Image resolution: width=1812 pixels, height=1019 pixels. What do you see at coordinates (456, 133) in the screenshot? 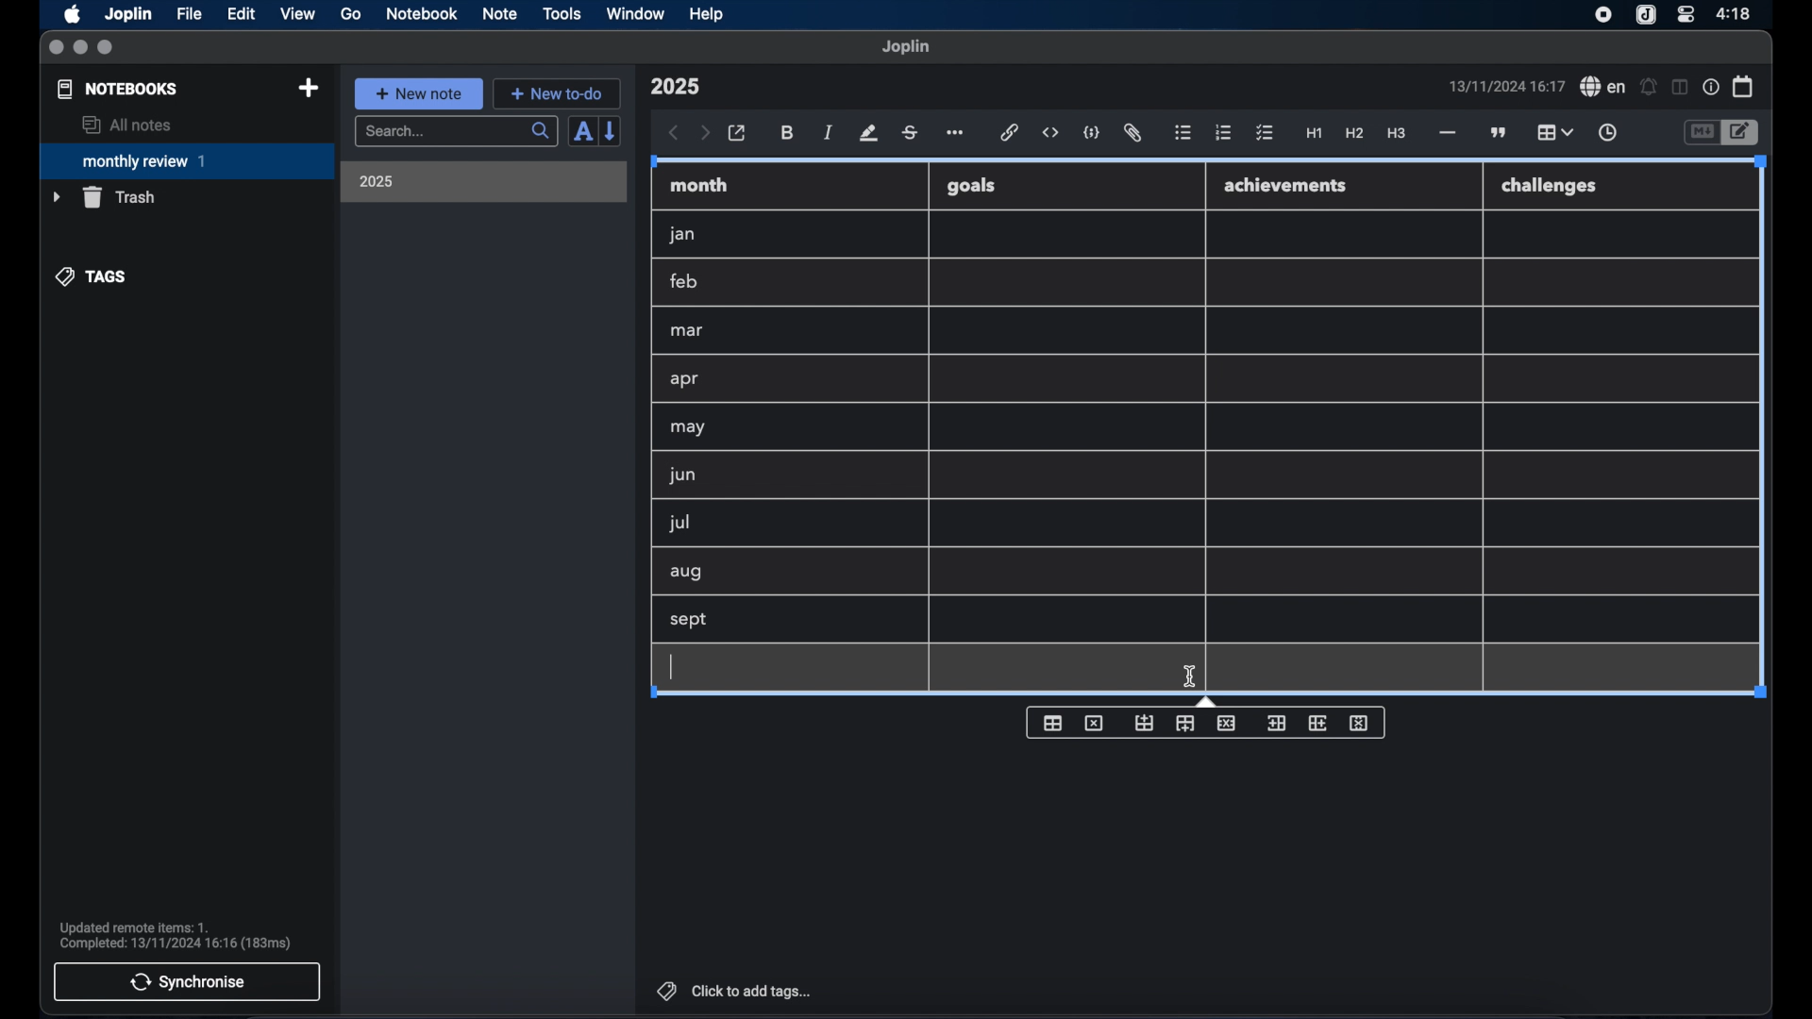
I see `search bar` at bounding box center [456, 133].